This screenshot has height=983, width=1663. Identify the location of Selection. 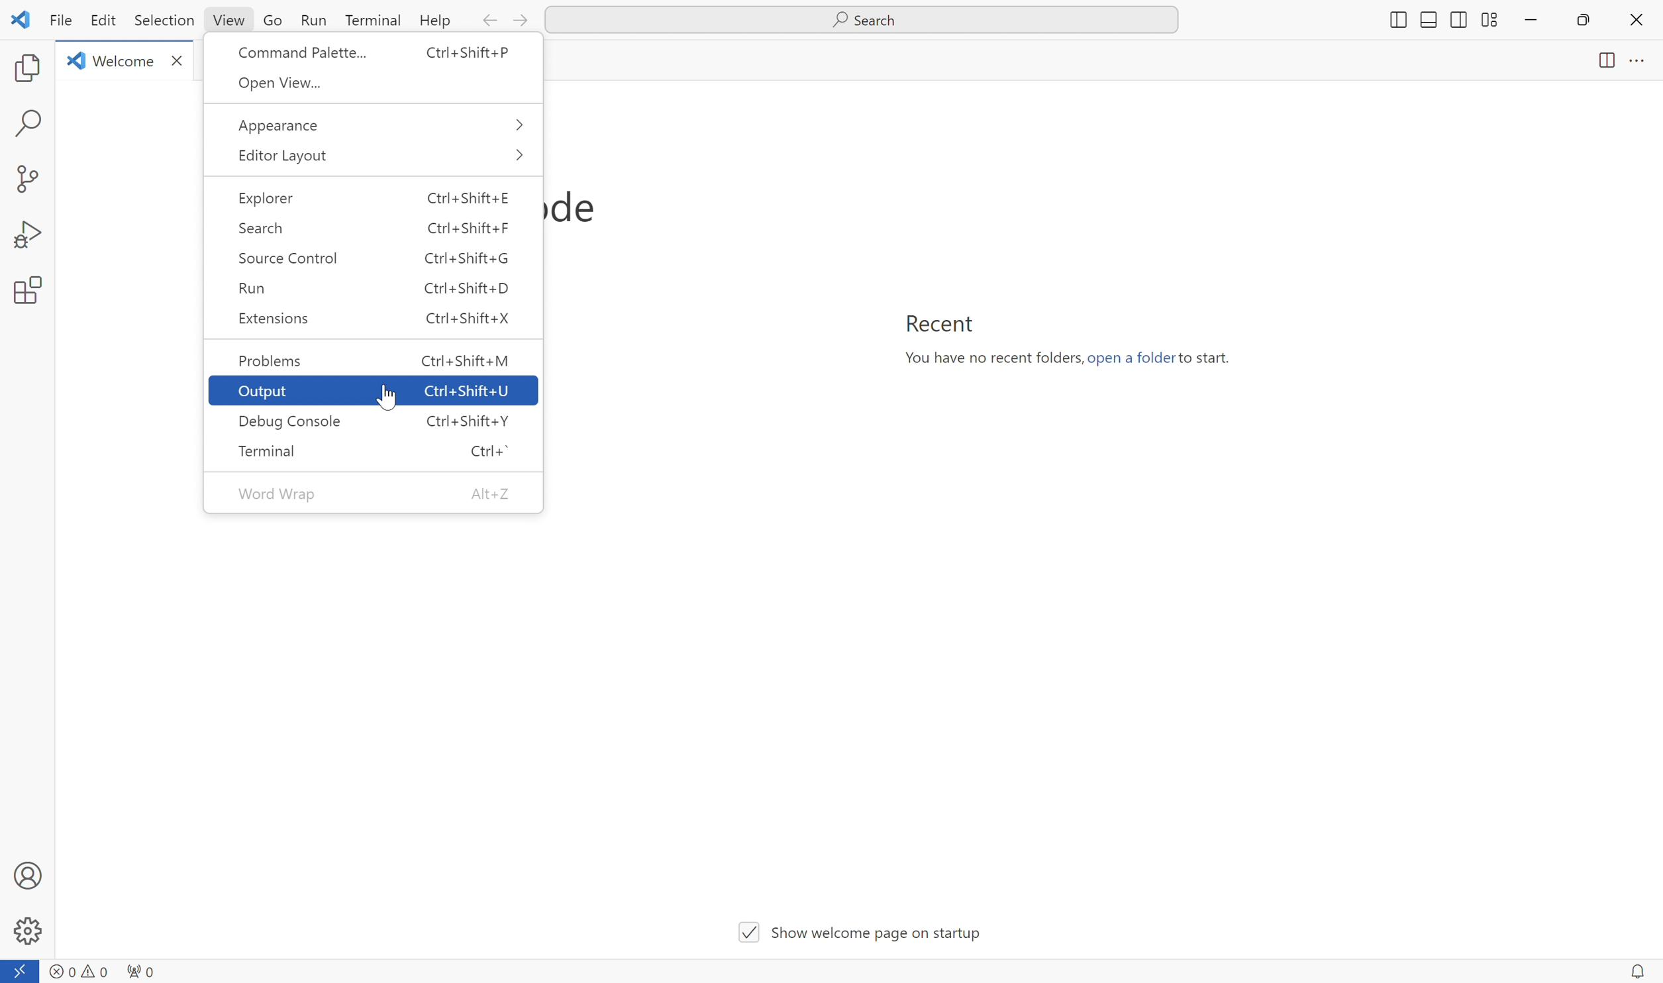
(167, 24).